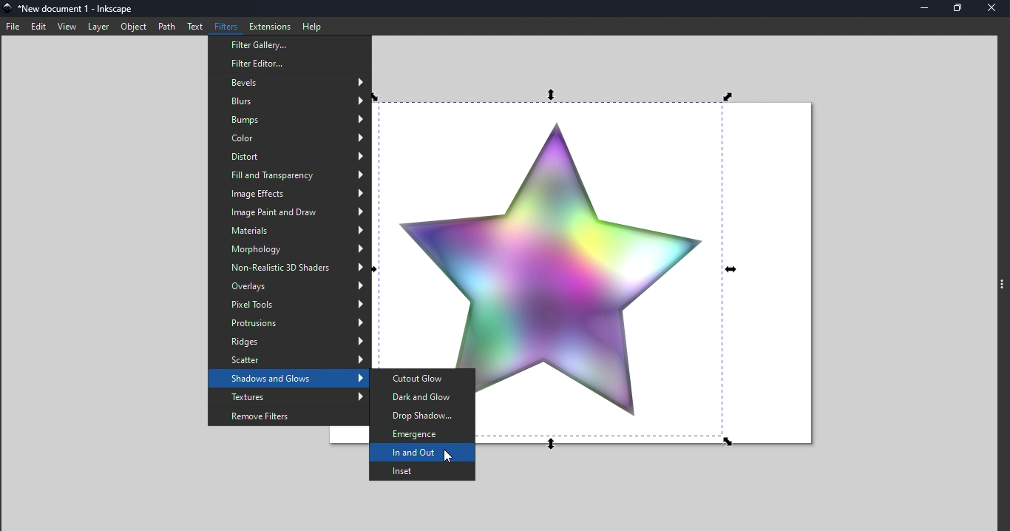  What do you see at coordinates (993, 8) in the screenshot?
I see `Close` at bounding box center [993, 8].